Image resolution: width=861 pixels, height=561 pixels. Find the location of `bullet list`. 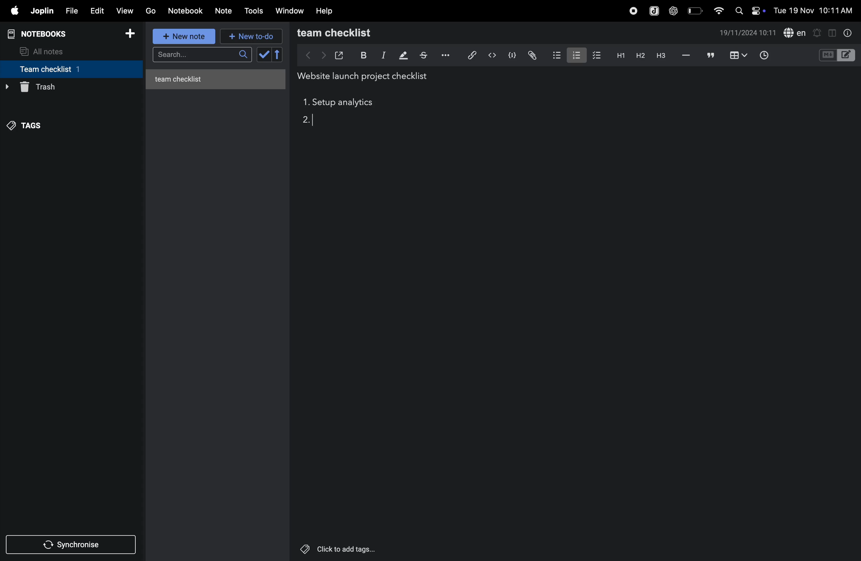

bullet list is located at coordinates (555, 55).